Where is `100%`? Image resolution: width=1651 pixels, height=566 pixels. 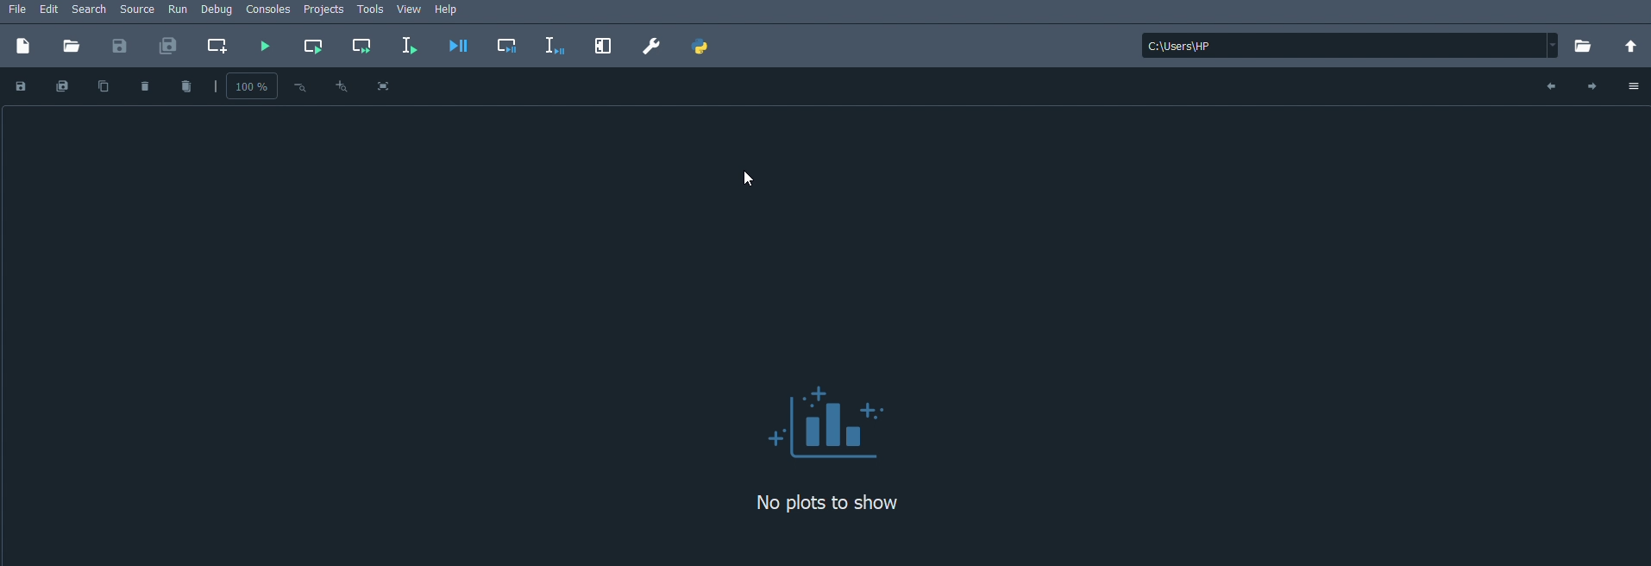
100% is located at coordinates (242, 87).